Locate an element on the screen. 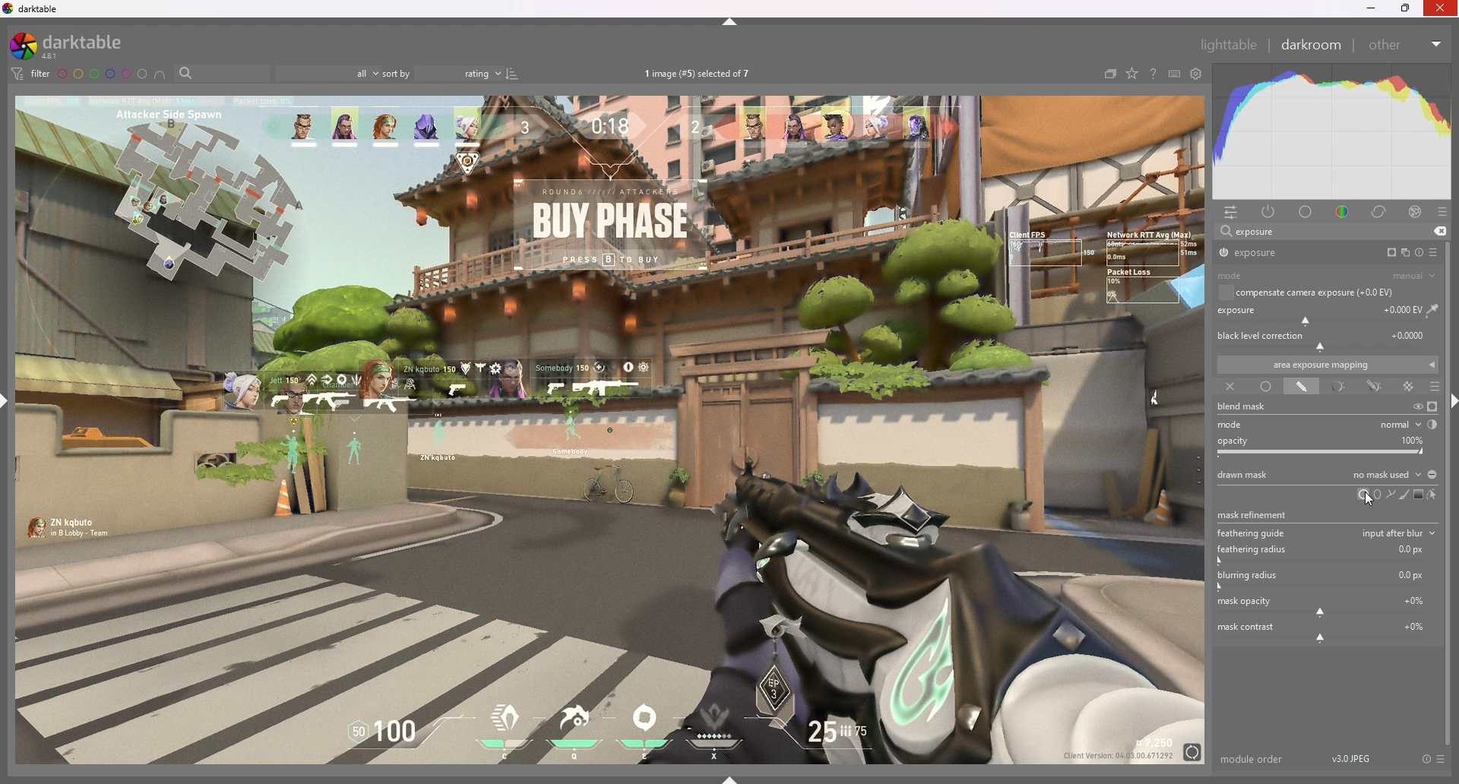 This screenshot has width=1459, height=784. module order is located at coordinates (1253, 759).